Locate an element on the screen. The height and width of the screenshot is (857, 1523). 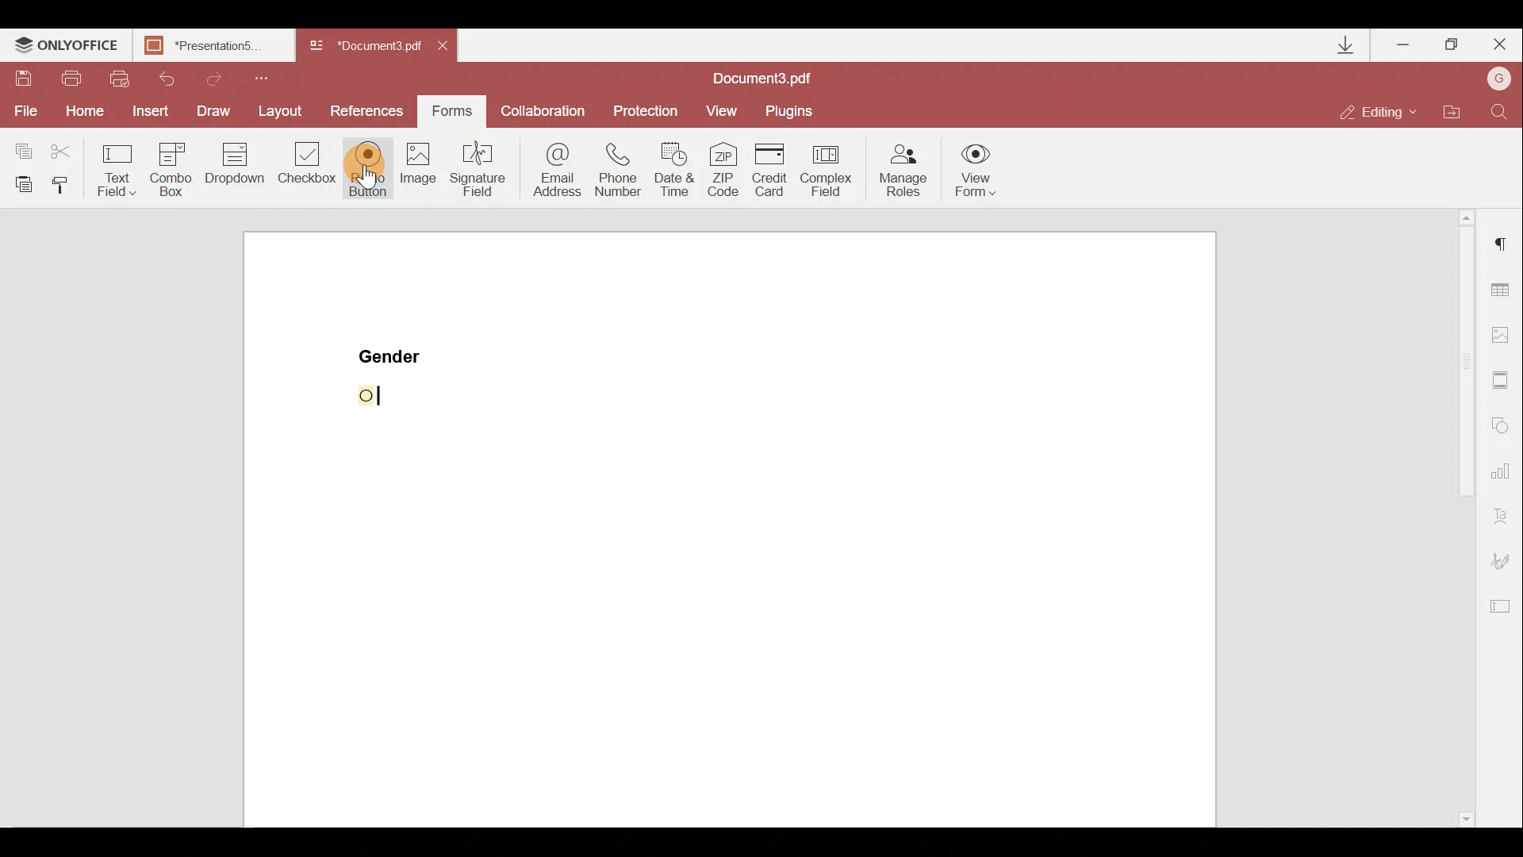
Find is located at coordinates (1500, 109).